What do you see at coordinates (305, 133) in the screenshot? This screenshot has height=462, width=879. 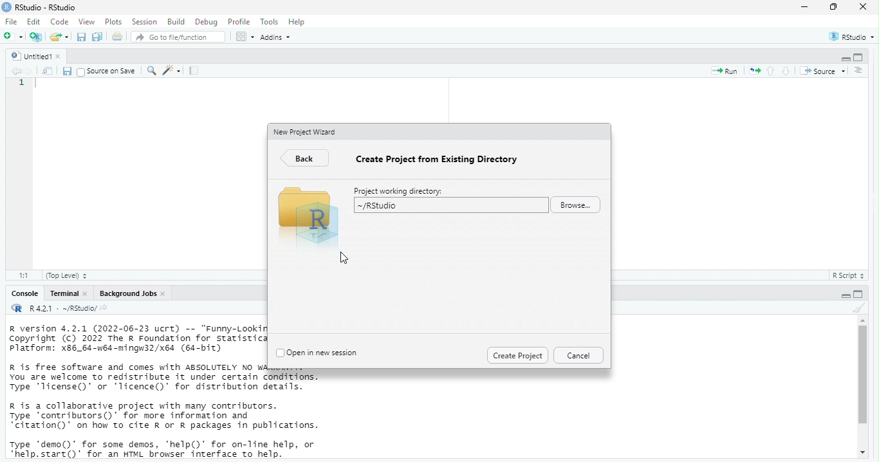 I see `New project wizard` at bounding box center [305, 133].